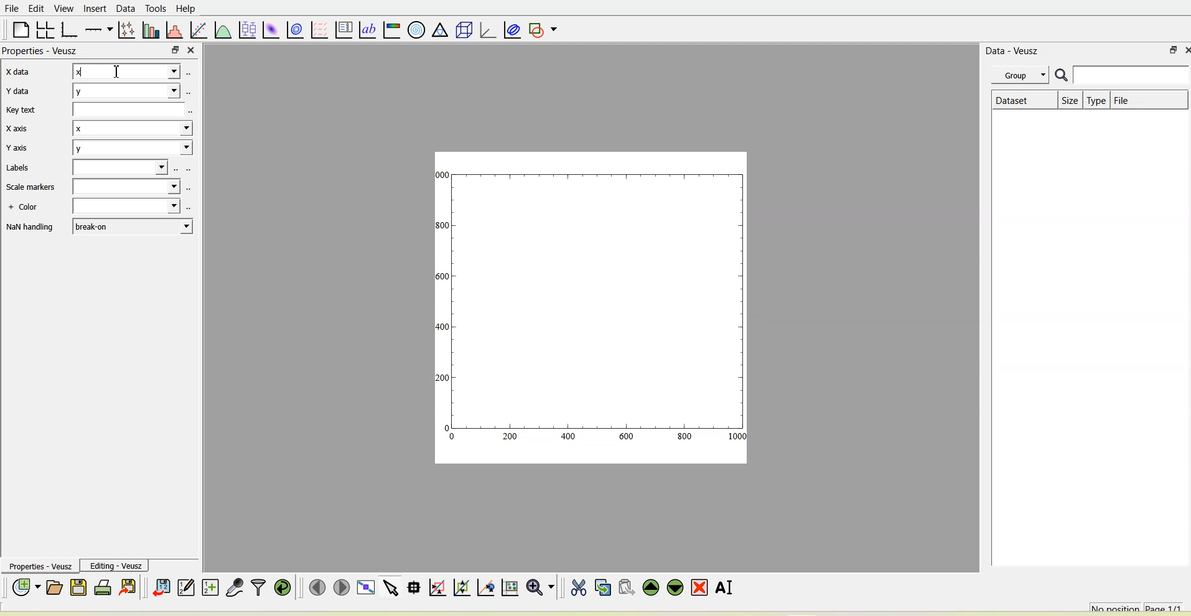 This screenshot has height=616, width=1191. I want to click on 3d scene, so click(462, 29).